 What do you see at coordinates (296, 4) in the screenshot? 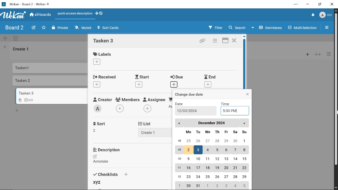
I see `Settings and more` at bounding box center [296, 4].